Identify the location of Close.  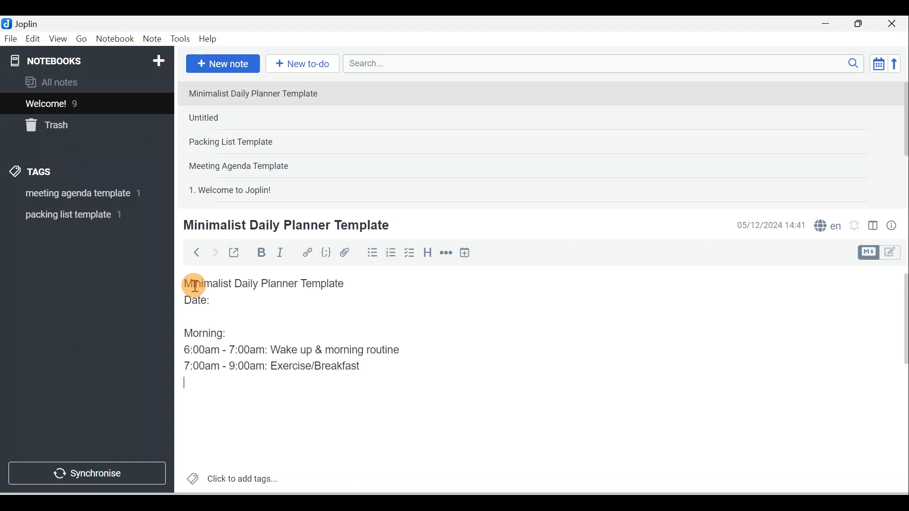
(894, 24).